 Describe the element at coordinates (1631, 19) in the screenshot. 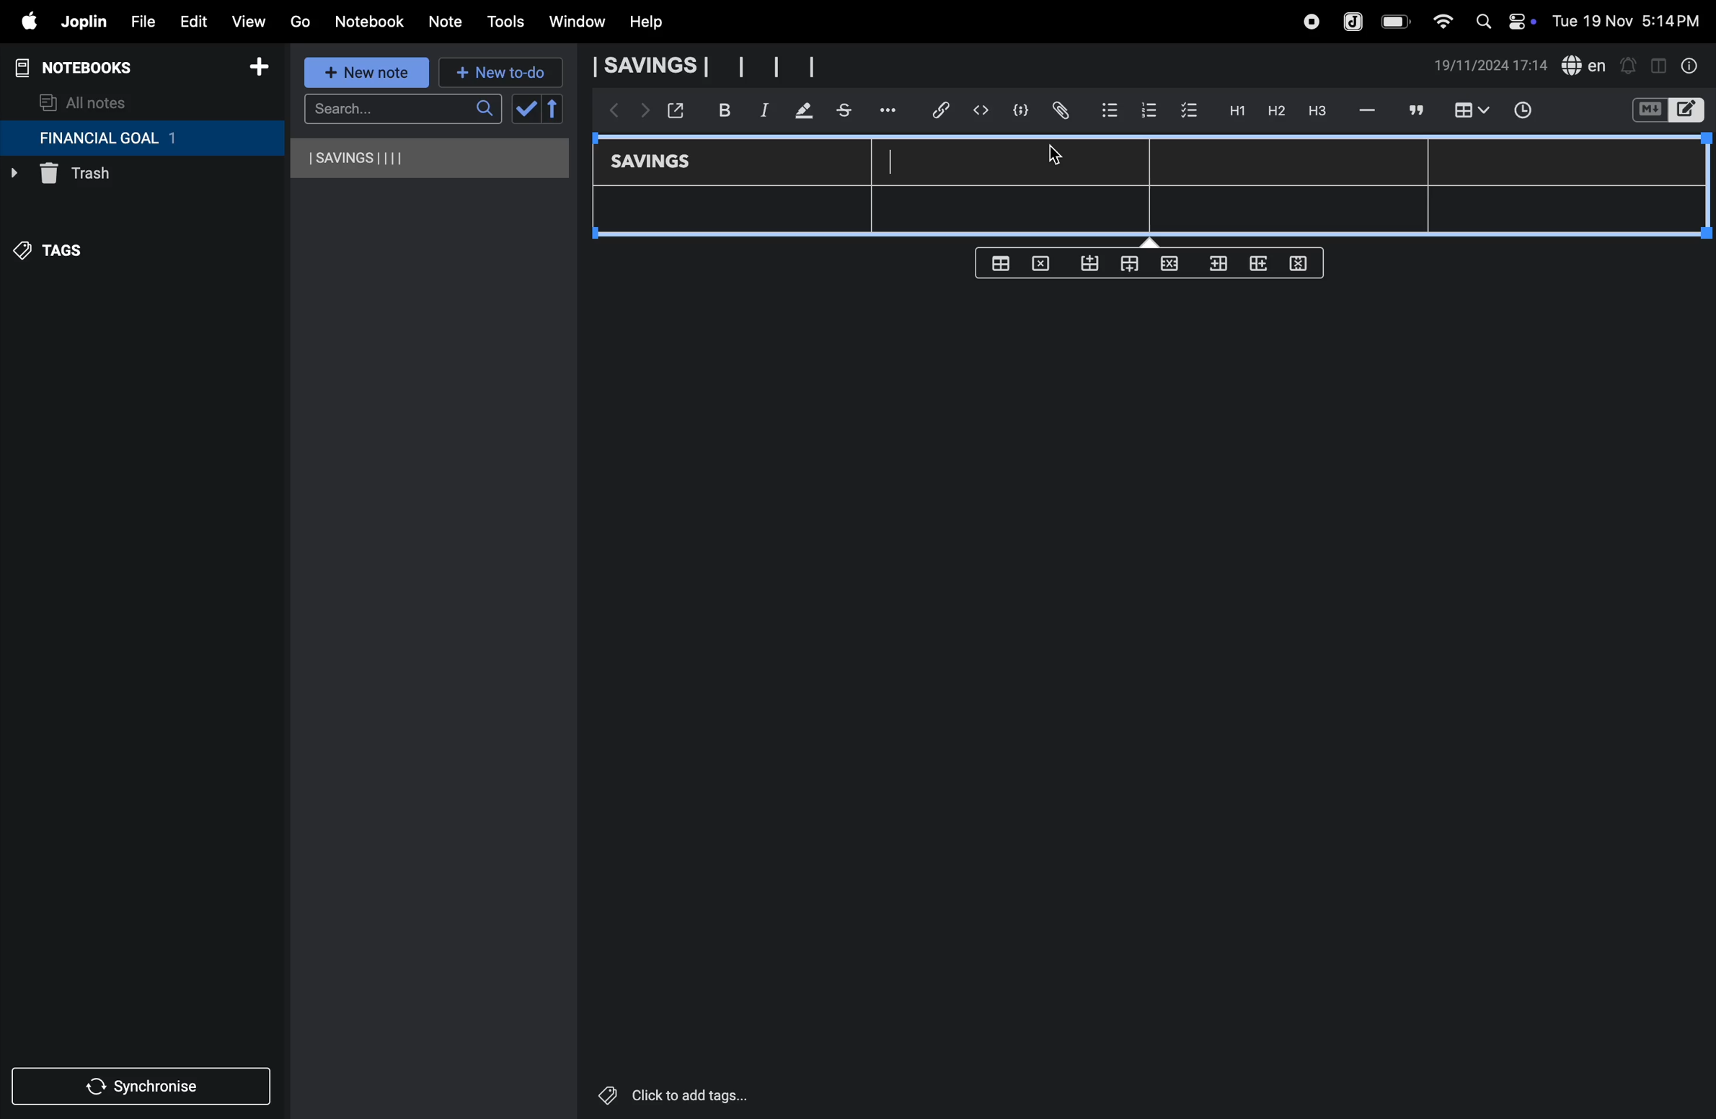

I see `date and time` at that location.